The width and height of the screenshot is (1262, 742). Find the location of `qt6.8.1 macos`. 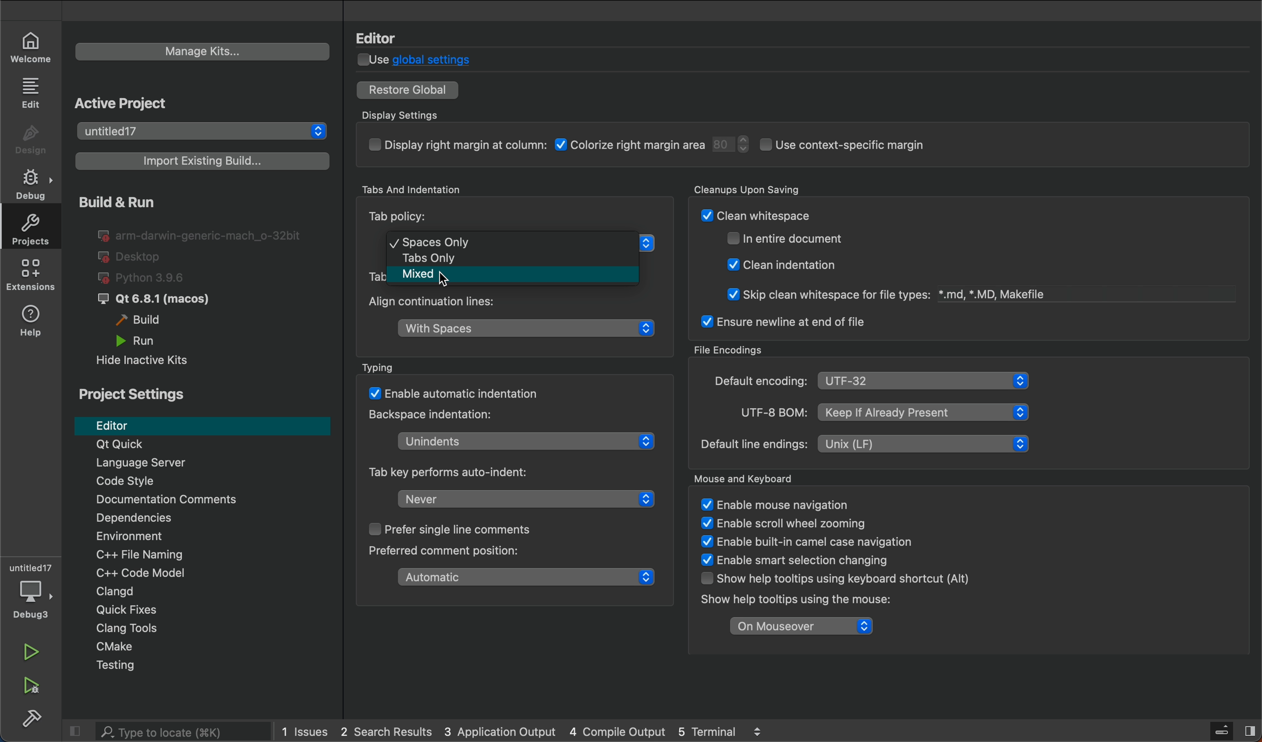

qt6.8.1 macos is located at coordinates (153, 299).